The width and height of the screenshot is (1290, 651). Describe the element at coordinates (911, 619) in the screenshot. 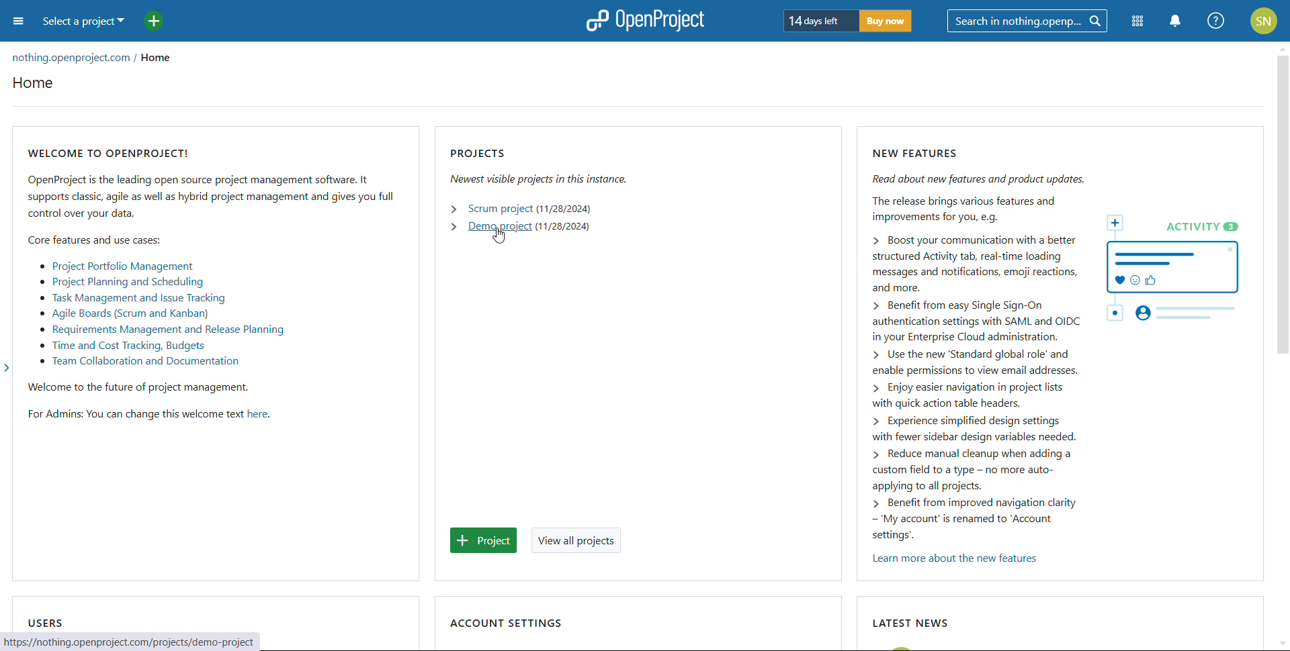

I see `LATEST NEWS` at that location.